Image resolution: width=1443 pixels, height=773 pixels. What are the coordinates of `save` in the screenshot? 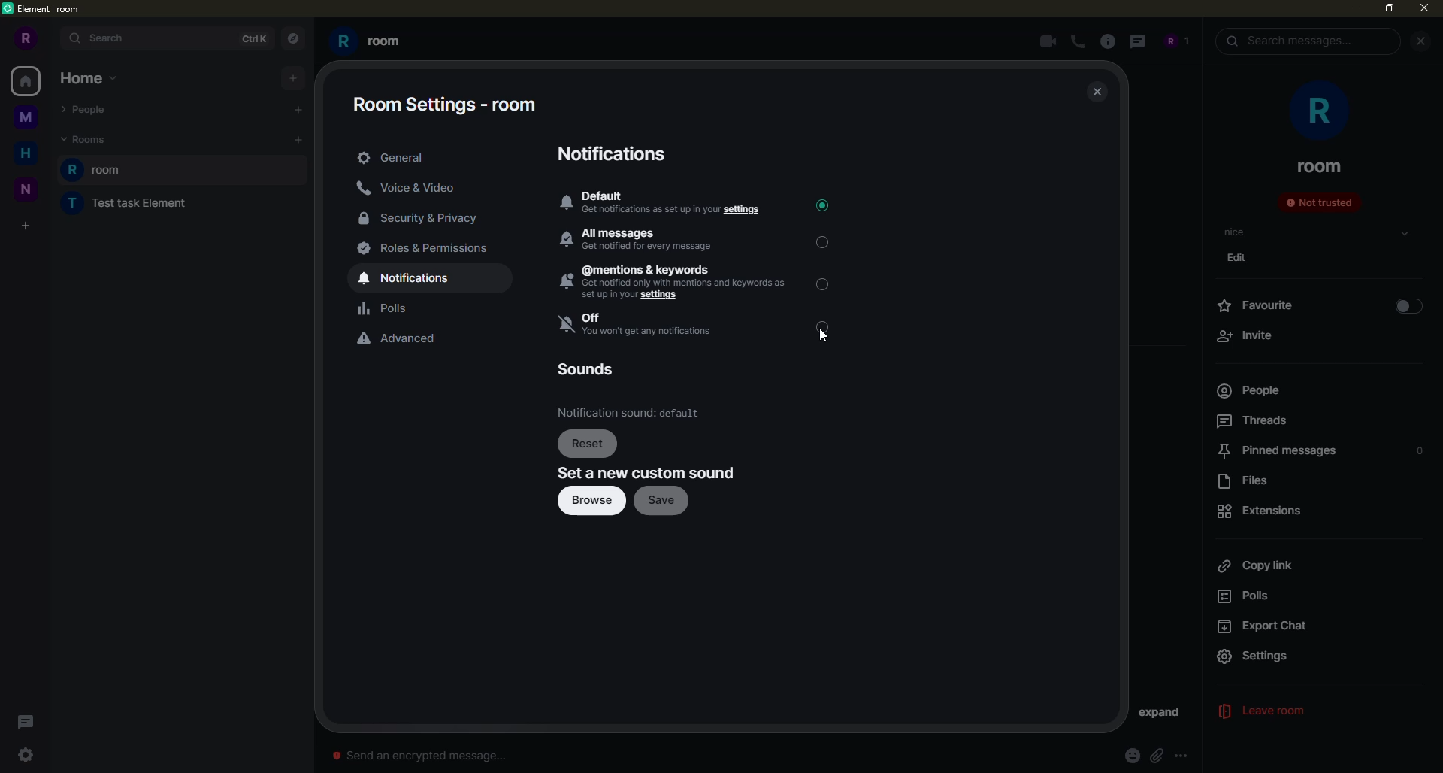 It's located at (663, 501).